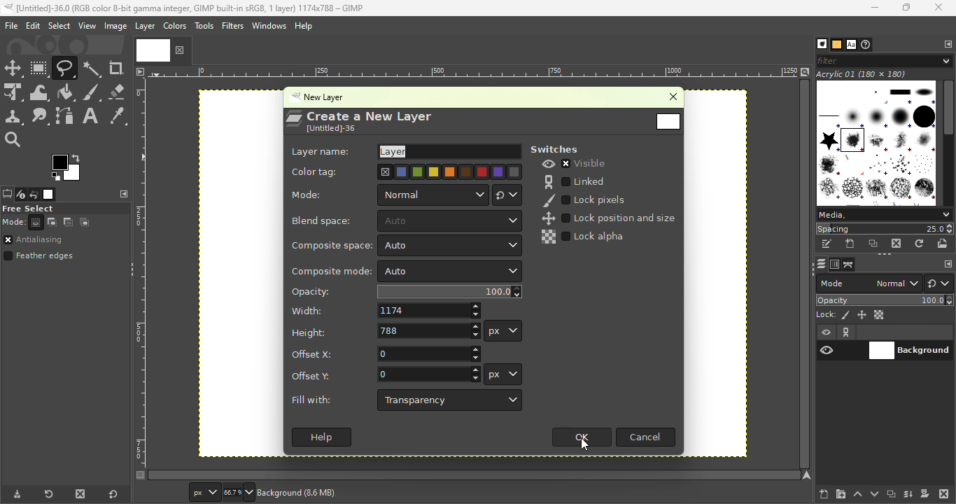 Image resolution: width=956 pixels, height=504 pixels. Describe the element at coordinates (868, 283) in the screenshot. I see `Mode` at that location.